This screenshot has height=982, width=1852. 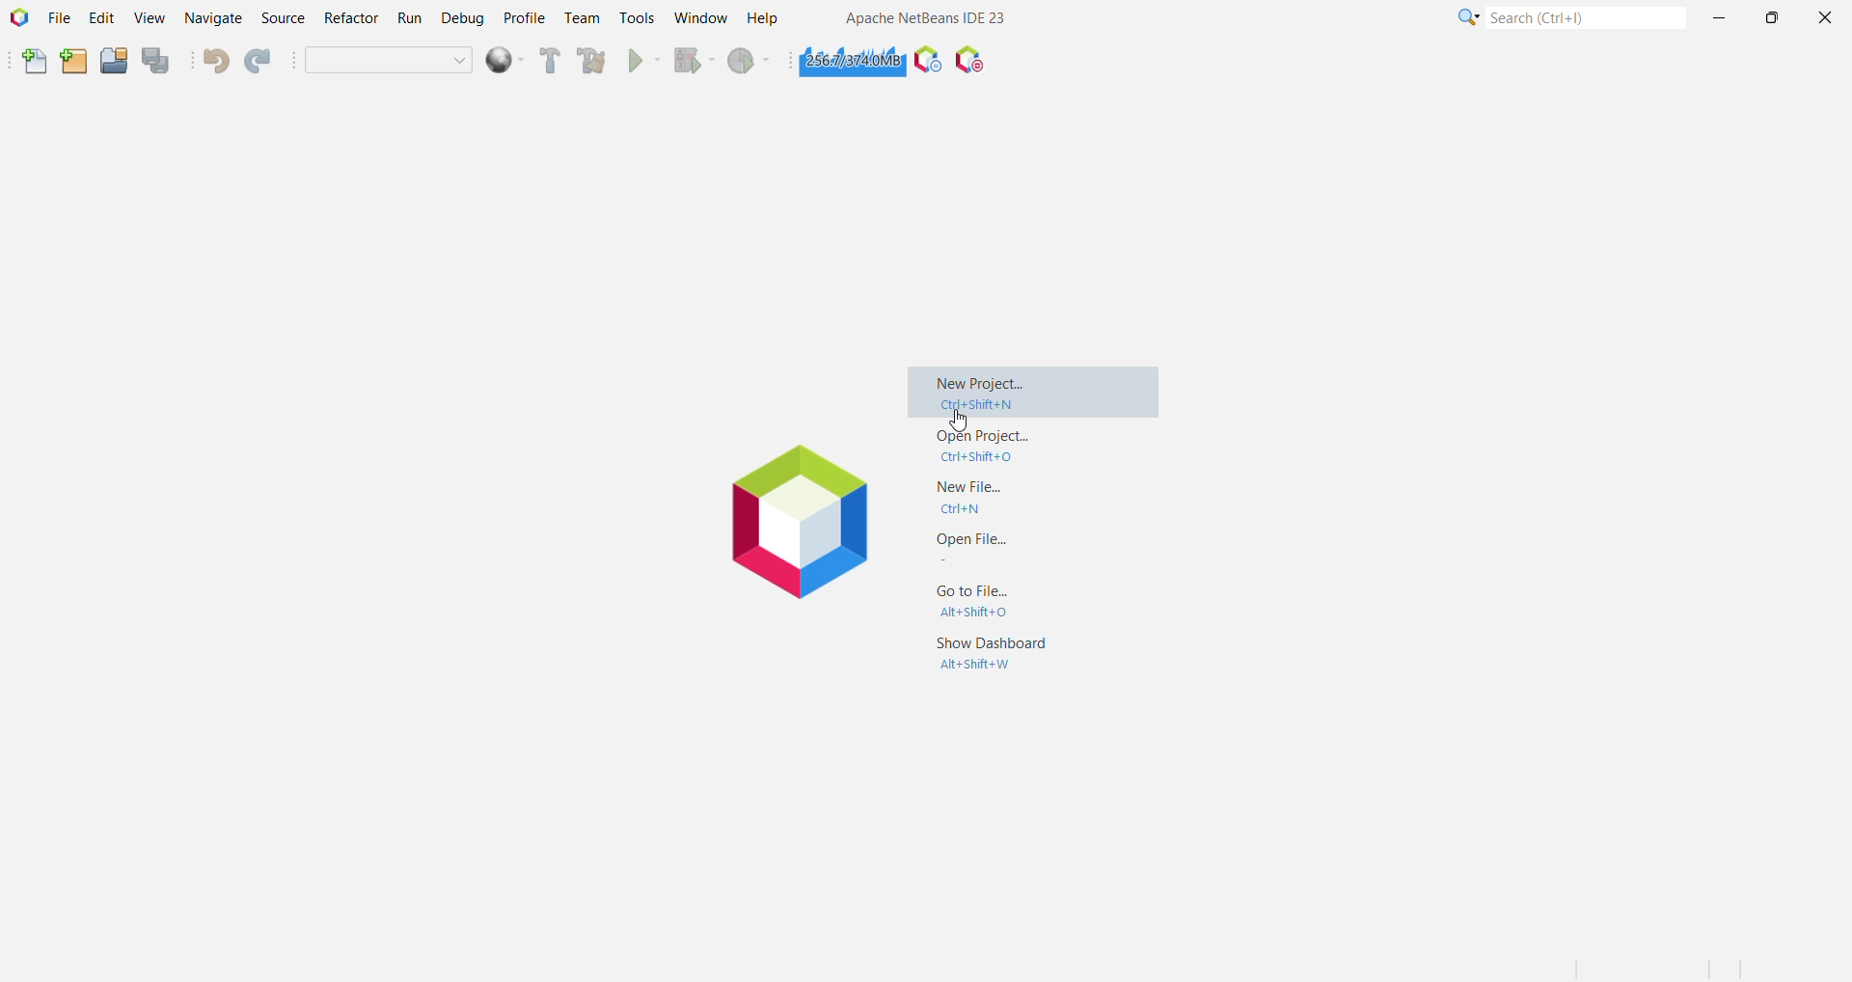 What do you see at coordinates (1774, 18) in the screenshot?
I see `Maximize` at bounding box center [1774, 18].